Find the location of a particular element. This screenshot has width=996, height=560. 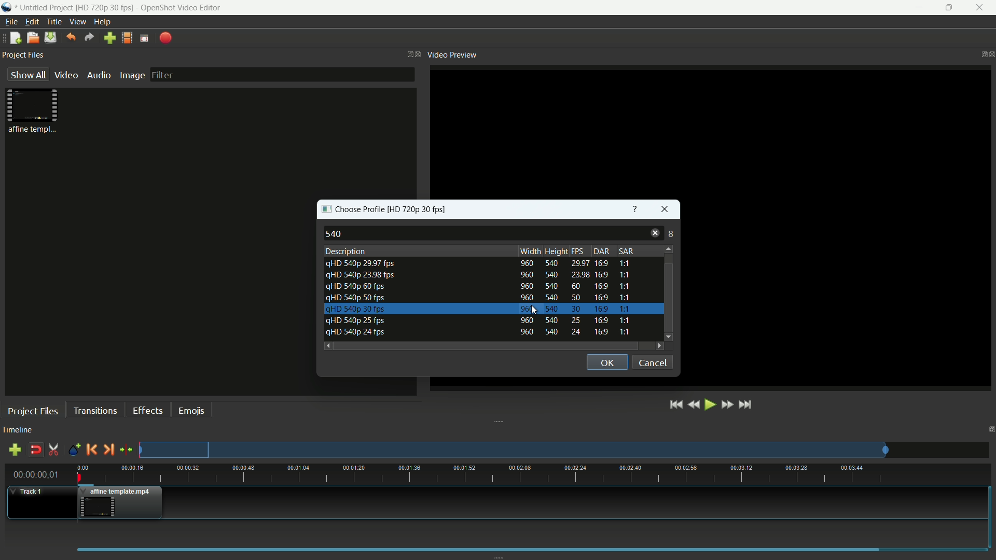

previous marker is located at coordinates (91, 449).